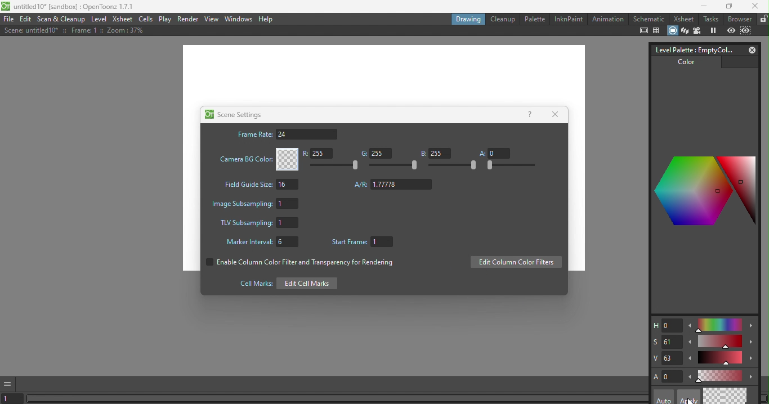  I want to click on Minimize, so click(700, 7).